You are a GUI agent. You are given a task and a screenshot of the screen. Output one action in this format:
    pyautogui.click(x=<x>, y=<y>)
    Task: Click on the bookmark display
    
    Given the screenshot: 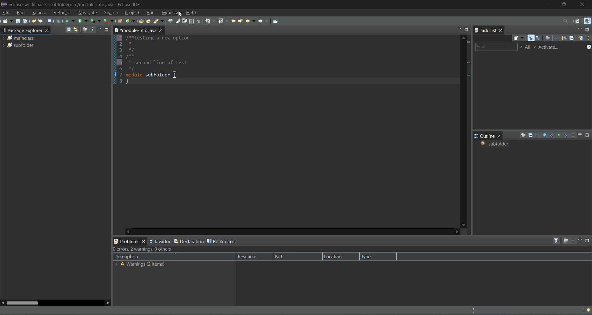 What is the action you would take?
    pyautogui.click(x=114, y=75)
    